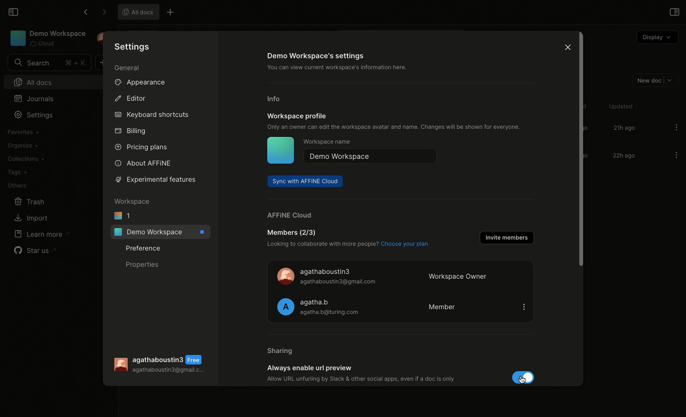 This screenshot has width=686, height=417. Describe the element at coordinates (328, 143) in the screenshot. I see `Workspace name` at that location.